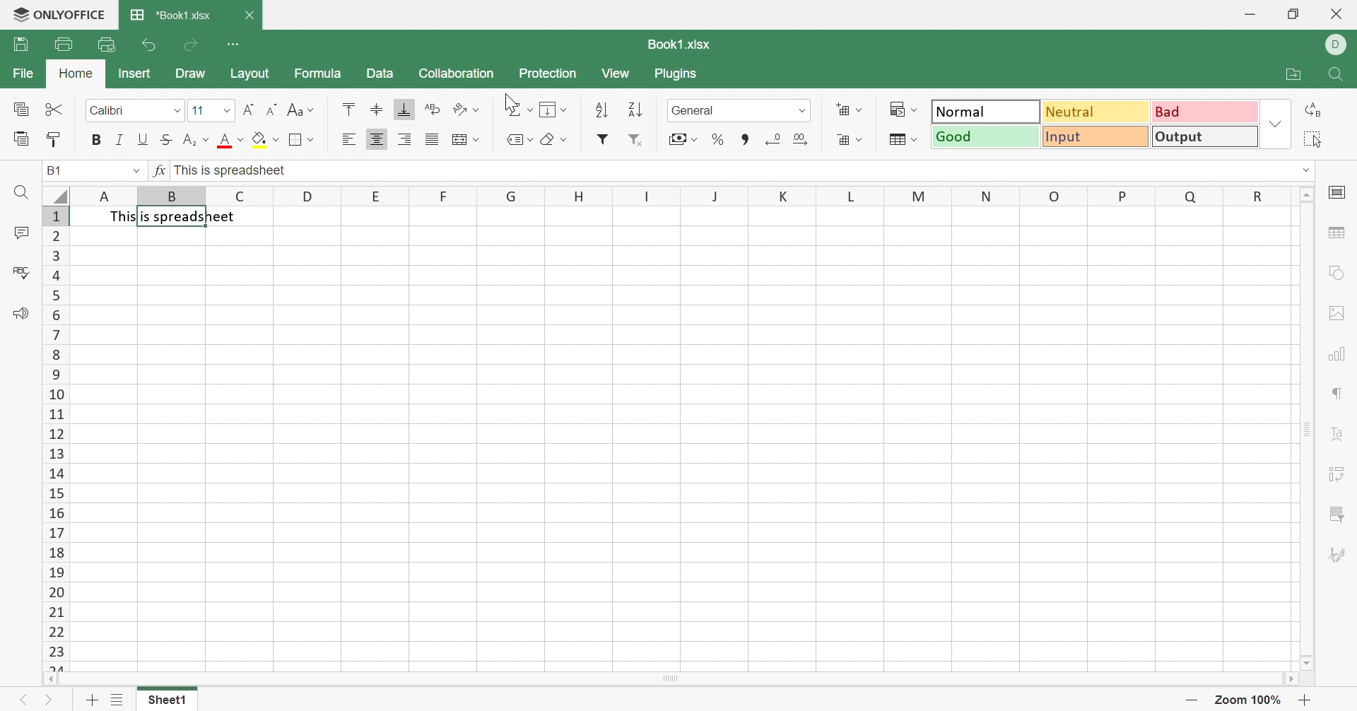  I want to click on Drop Down, so click(312, 139).